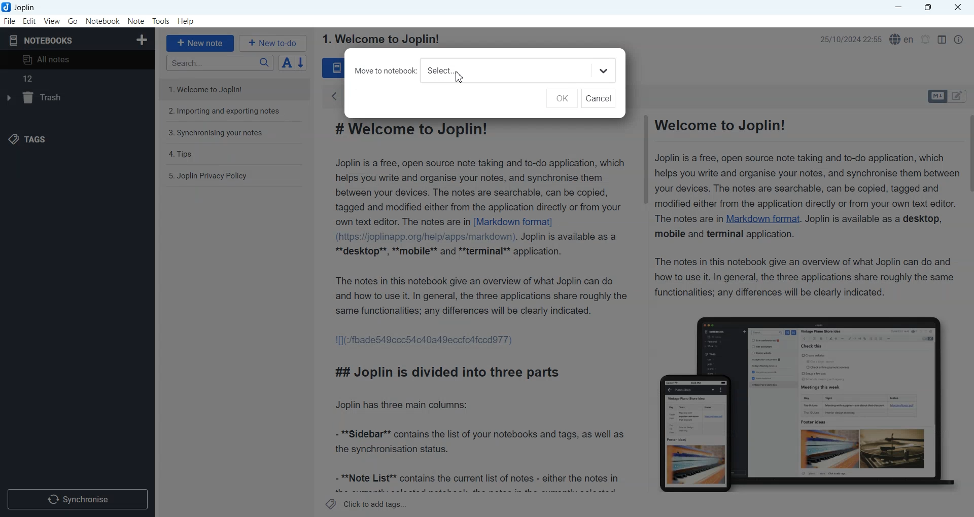  I want to click on Toggle editors, so click(959, 96).